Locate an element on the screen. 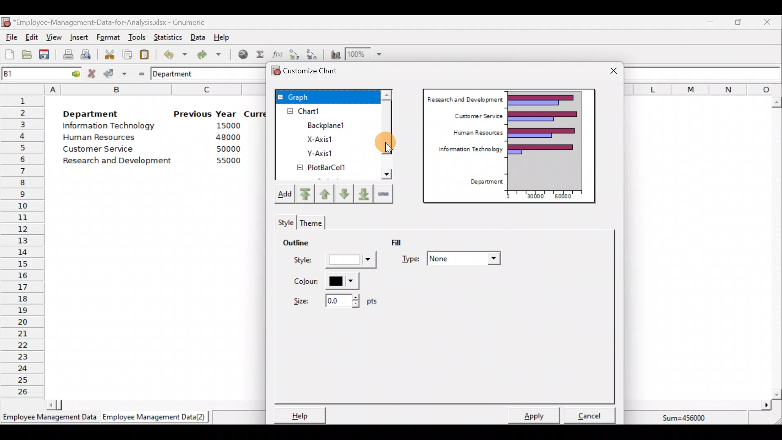 The image size is (782, 440). Human Resources is located at coordinates (474, 133).